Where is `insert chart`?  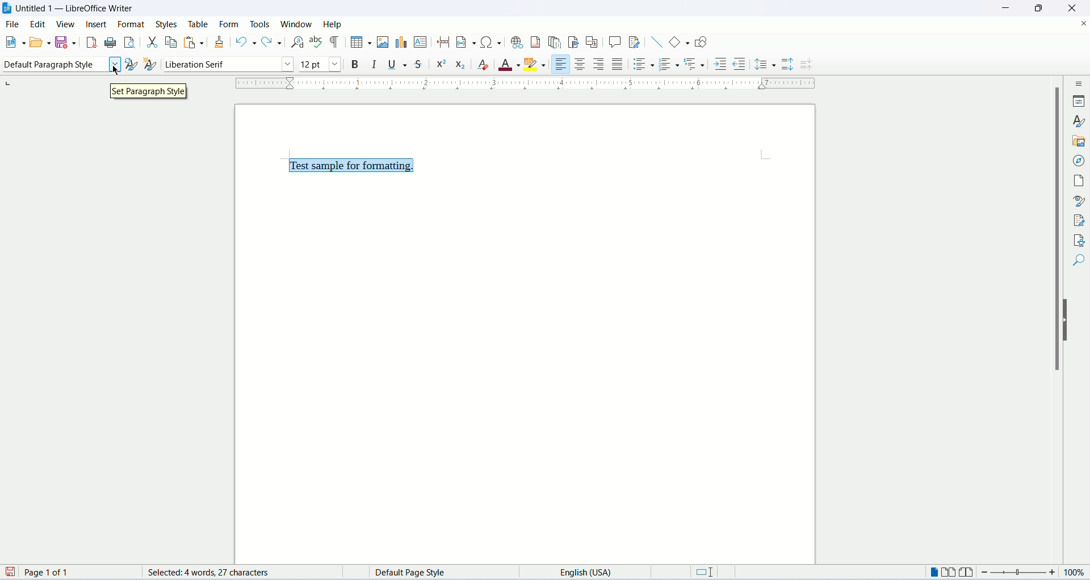
insert chart is located at coordinates (400, 43).